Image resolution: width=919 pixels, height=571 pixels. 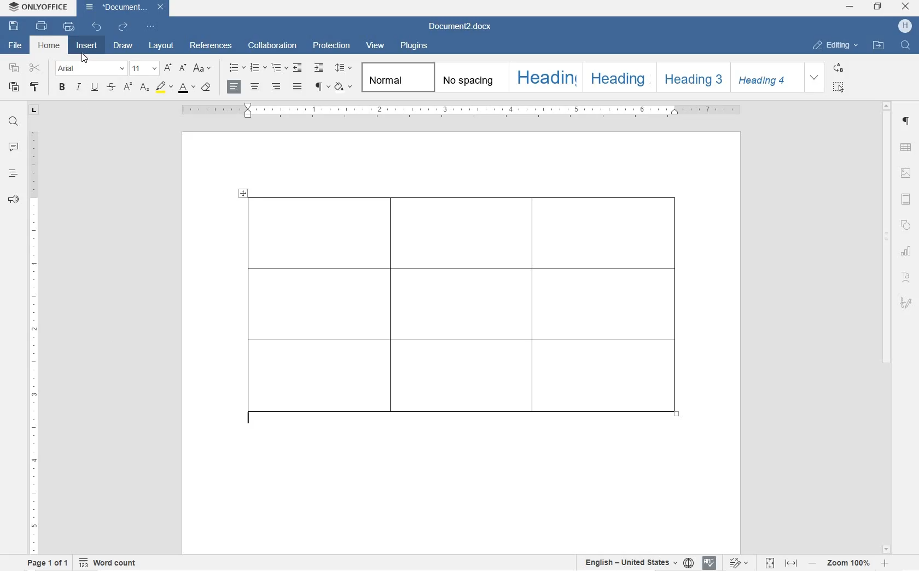 I want to click on track changes, so click(x=741, y=563).